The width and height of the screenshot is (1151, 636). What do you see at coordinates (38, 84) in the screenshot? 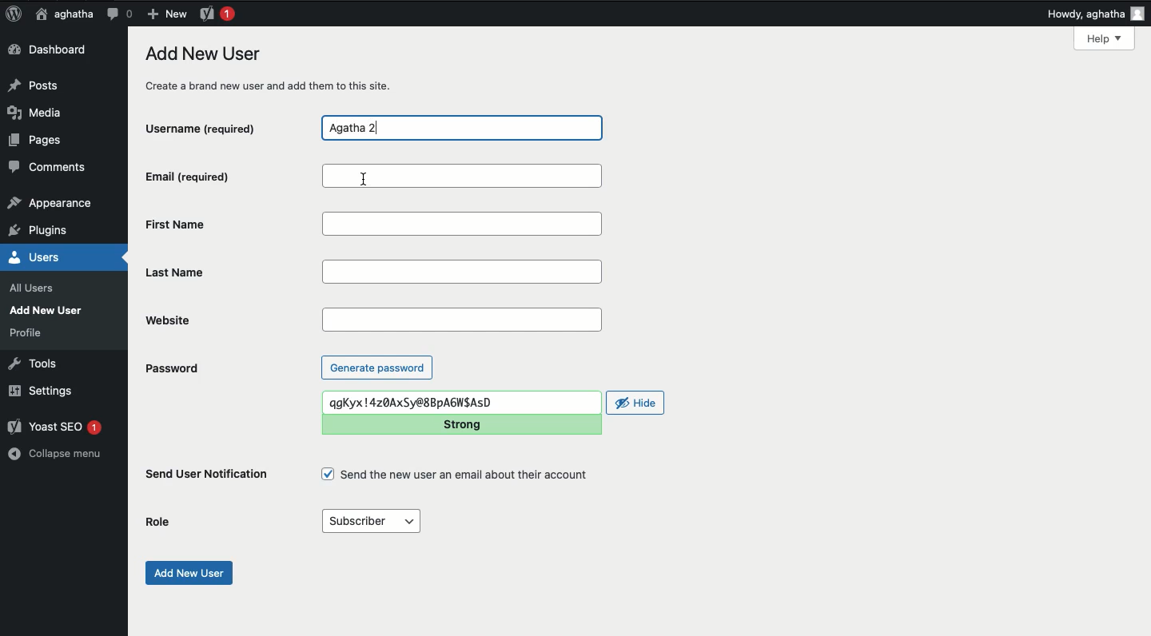
I see `Posts` at bounding box center [38, 84].